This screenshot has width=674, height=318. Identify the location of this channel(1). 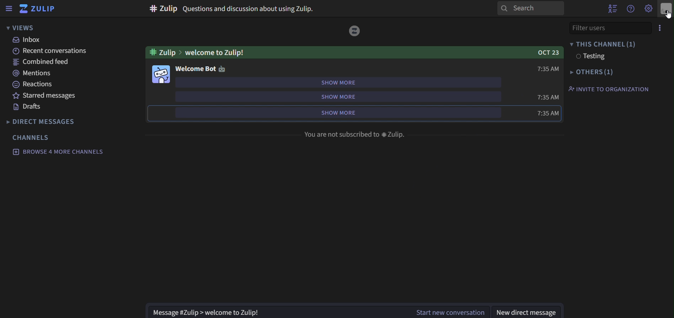
(603, 43).